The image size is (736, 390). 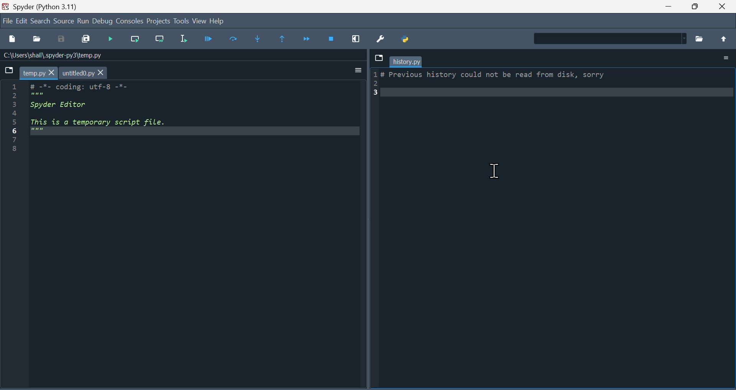 I want to click on Search, so click(x=41, y=22).